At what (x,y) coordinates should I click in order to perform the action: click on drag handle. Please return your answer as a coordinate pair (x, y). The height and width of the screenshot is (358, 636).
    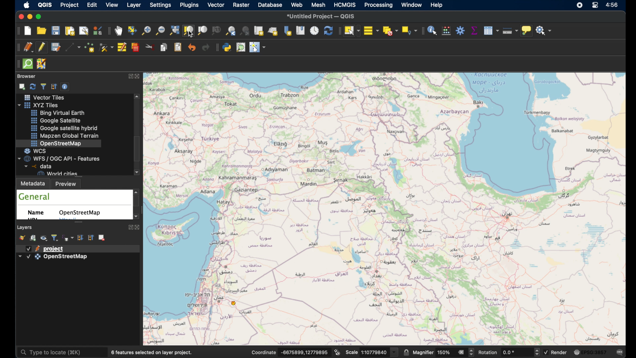
    Looking at the image, I should click on (339, 30).